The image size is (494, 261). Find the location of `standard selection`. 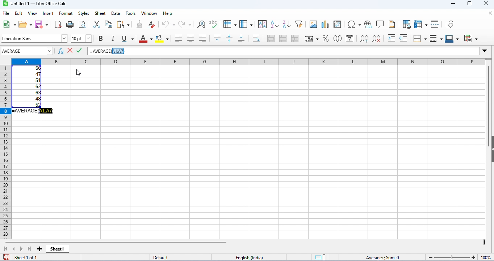

standard selection is located at coordinates (321, 257).